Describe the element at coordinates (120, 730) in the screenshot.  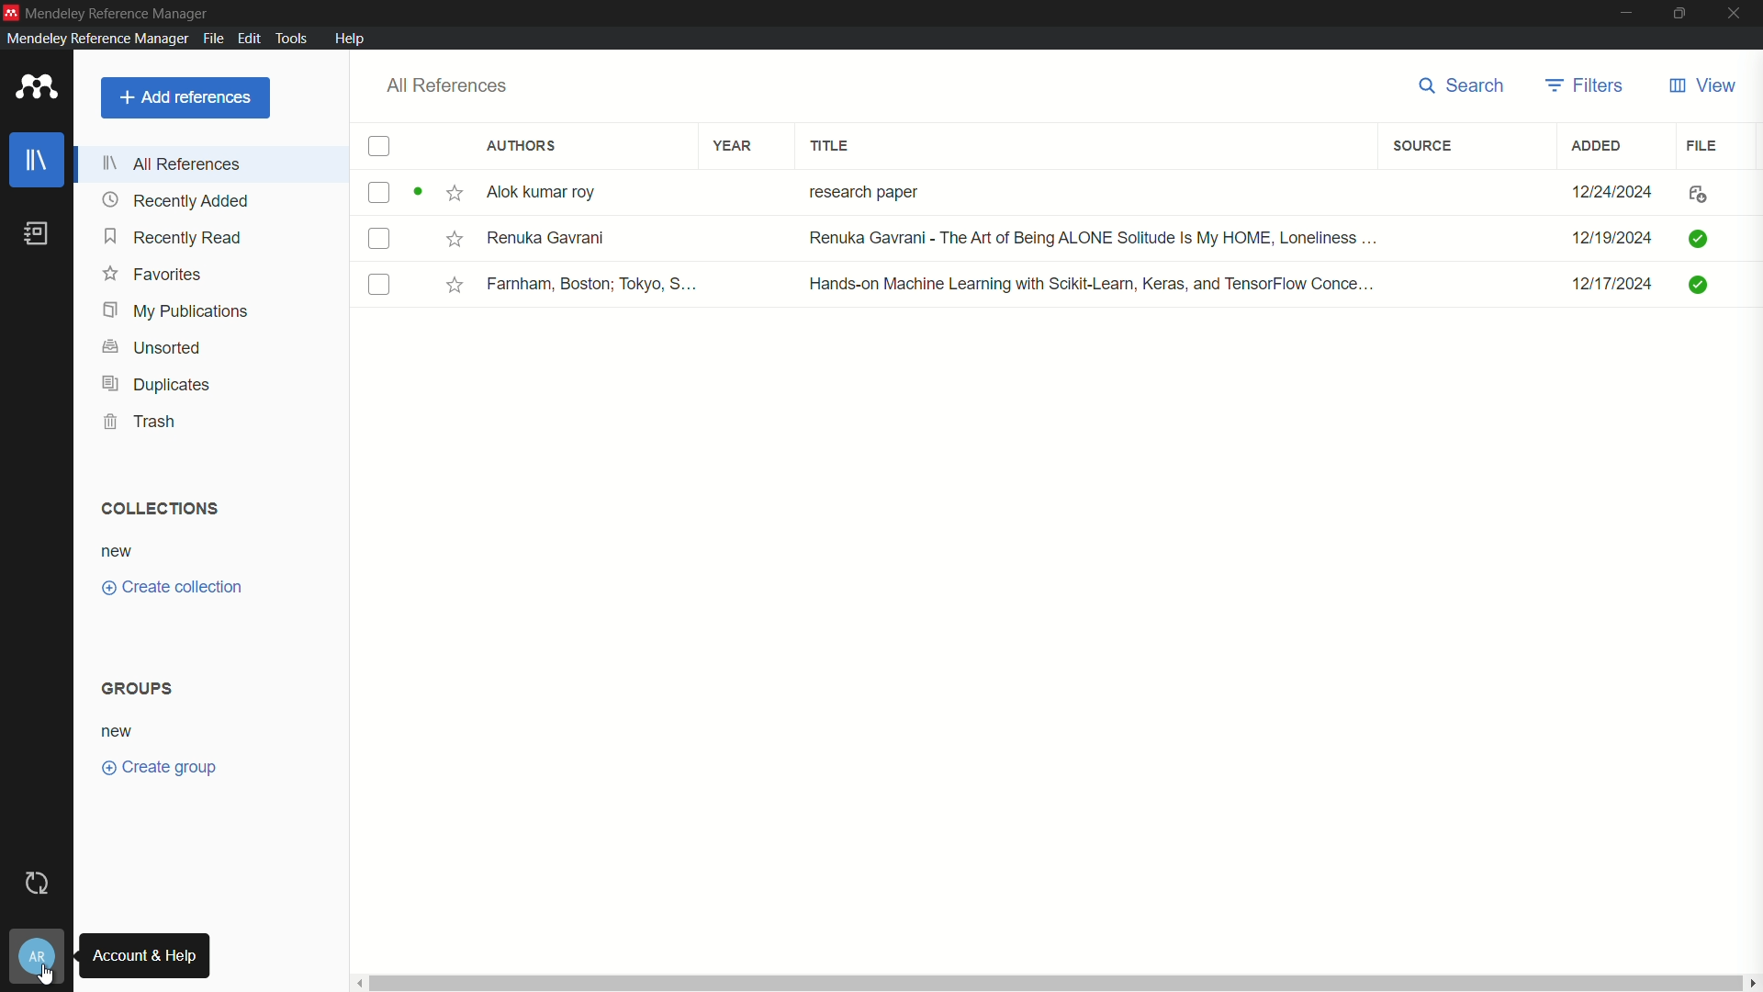
I see `new` at that location.